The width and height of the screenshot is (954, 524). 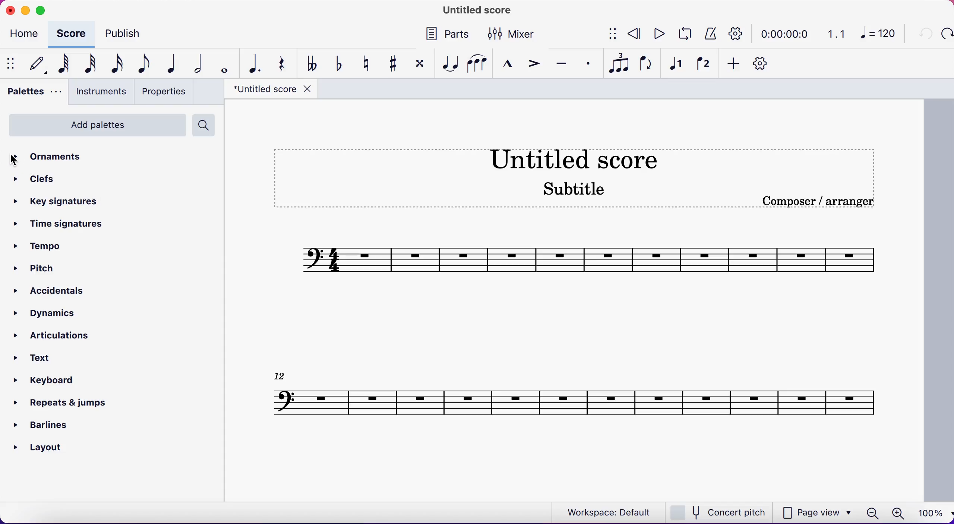 What do you see at coordinates (44, 426) in the screenshot?
I see `barlines` at bounding box center [44, 426].